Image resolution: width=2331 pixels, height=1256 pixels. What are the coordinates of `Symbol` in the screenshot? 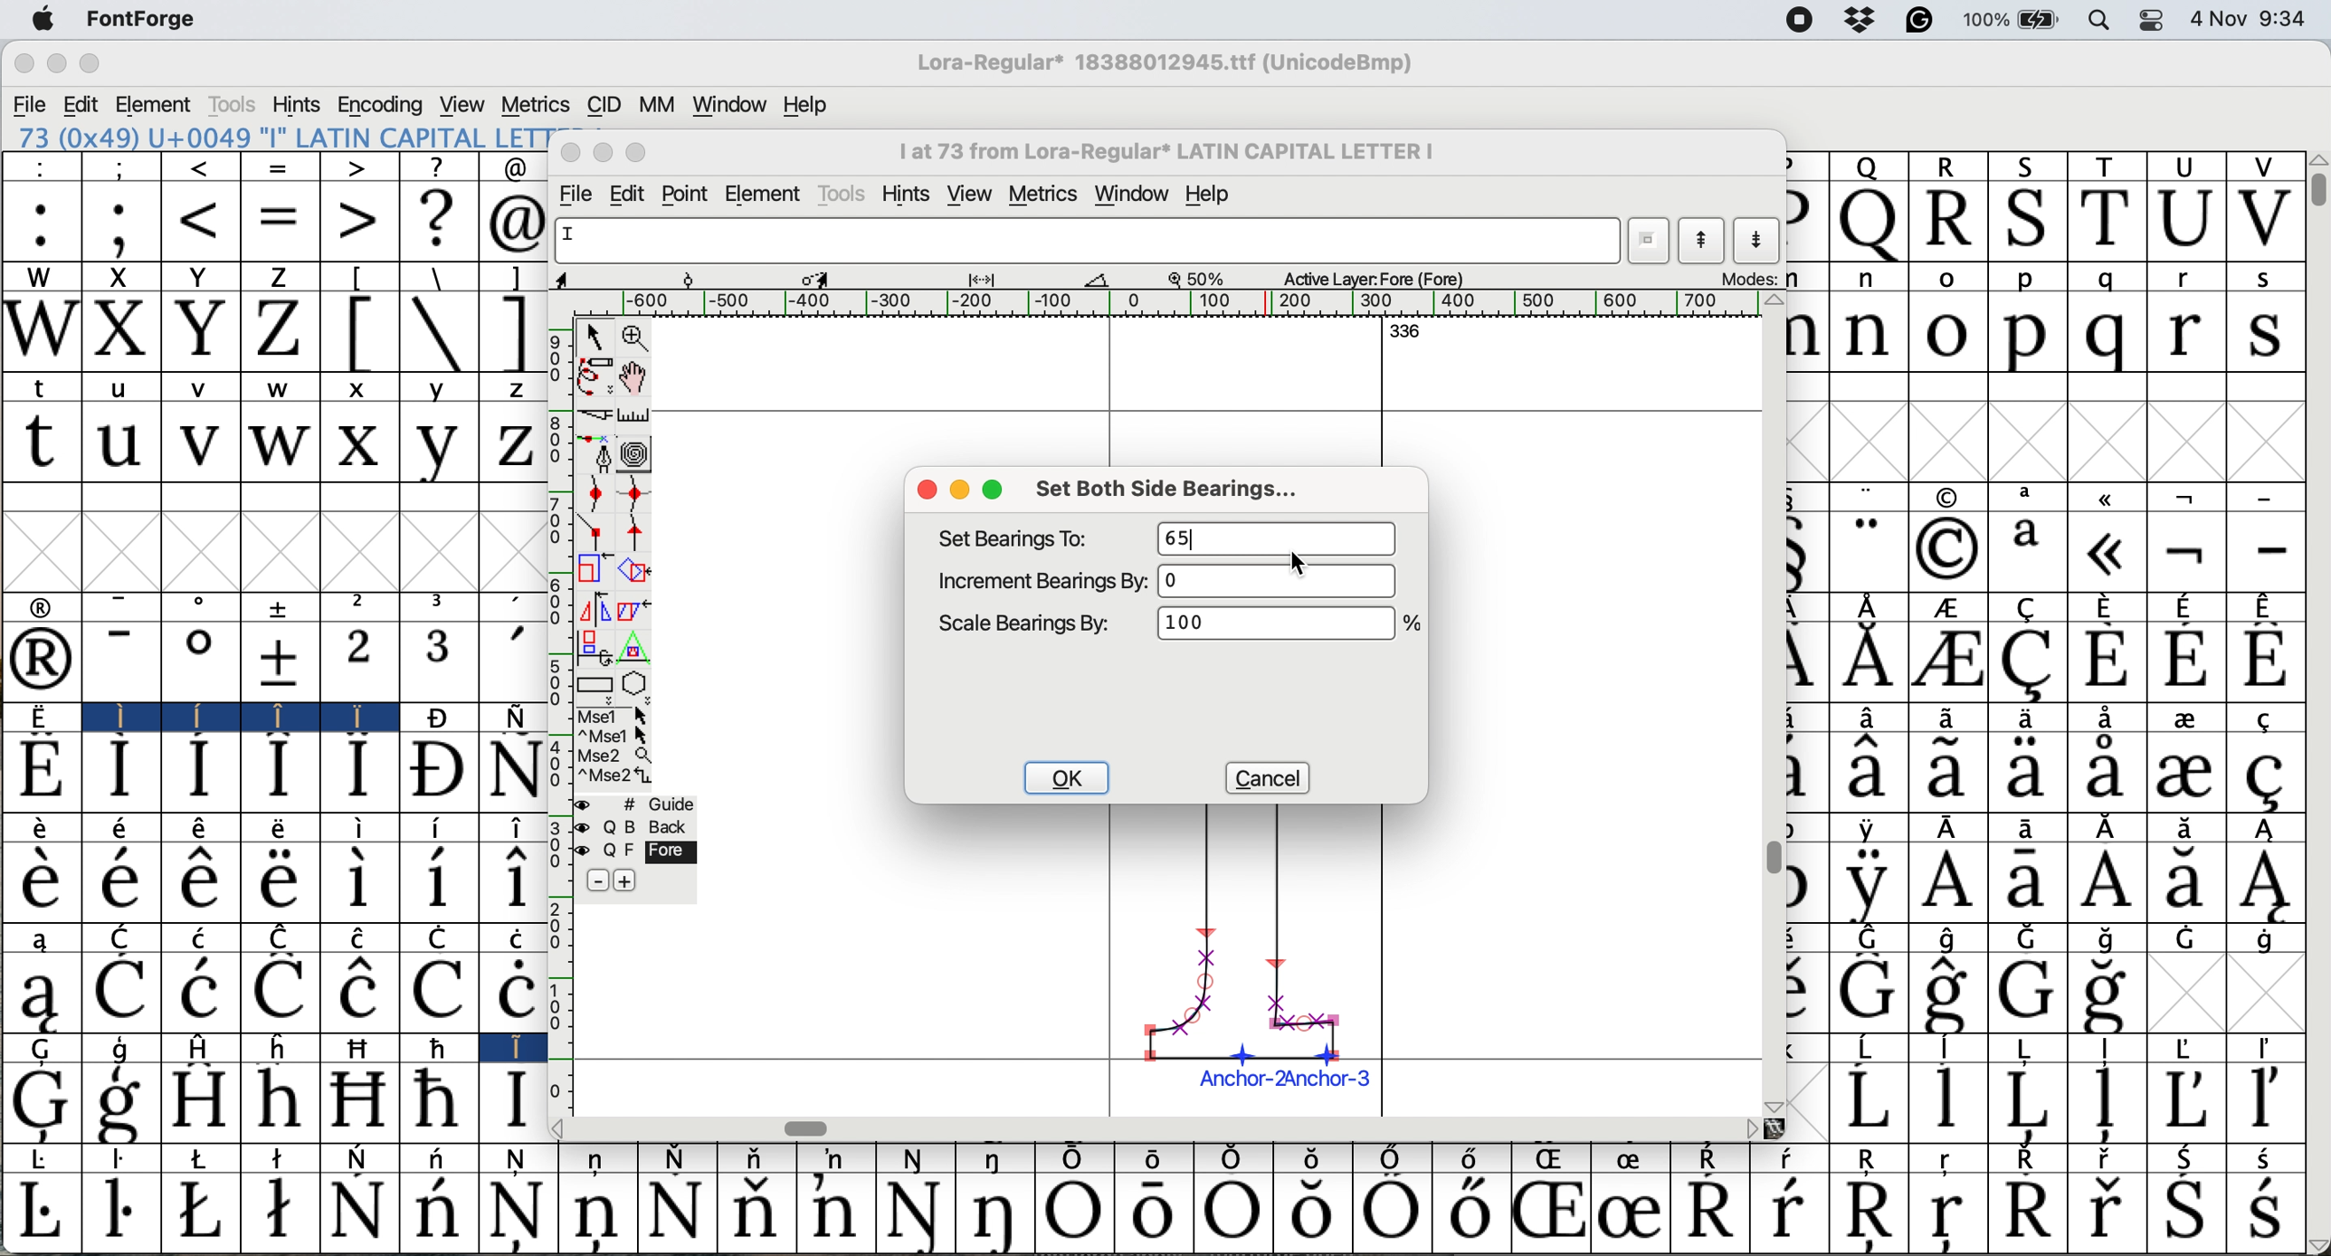 It's located at (598, 1213).